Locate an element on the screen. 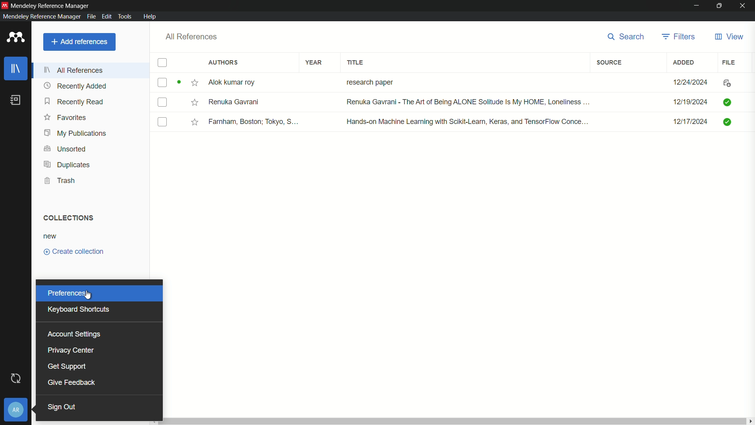 The width and height of the screenshot is (755, 425). sign out is located at coordinates (62, 407).